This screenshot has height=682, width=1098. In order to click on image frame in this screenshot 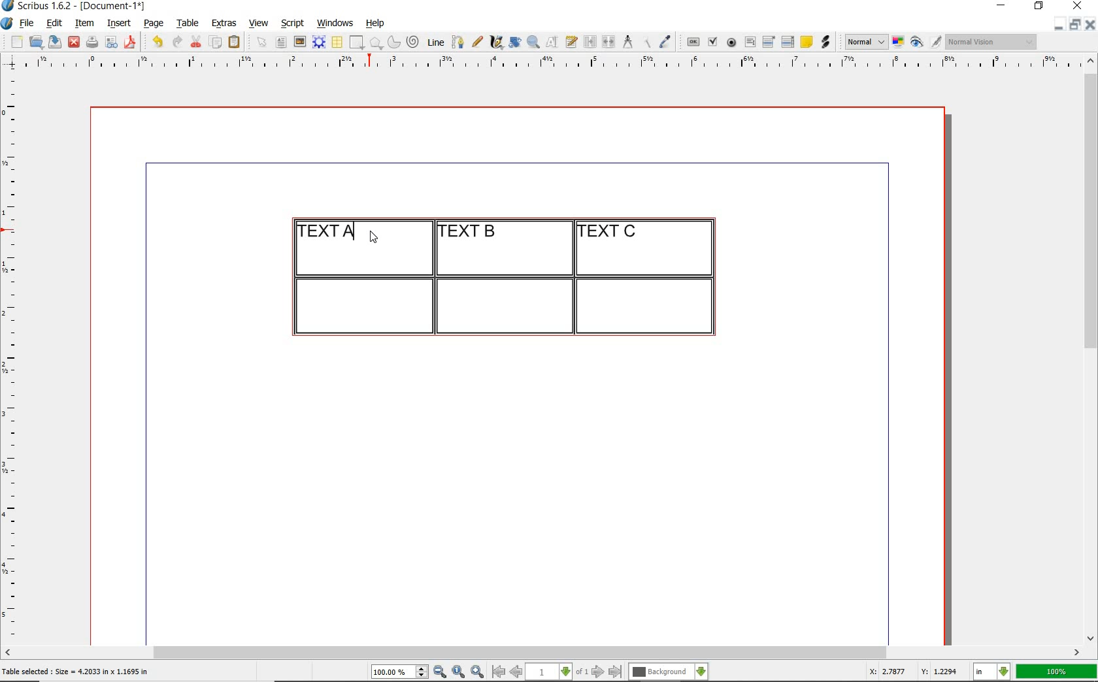, I will do `click(301, 42)`.